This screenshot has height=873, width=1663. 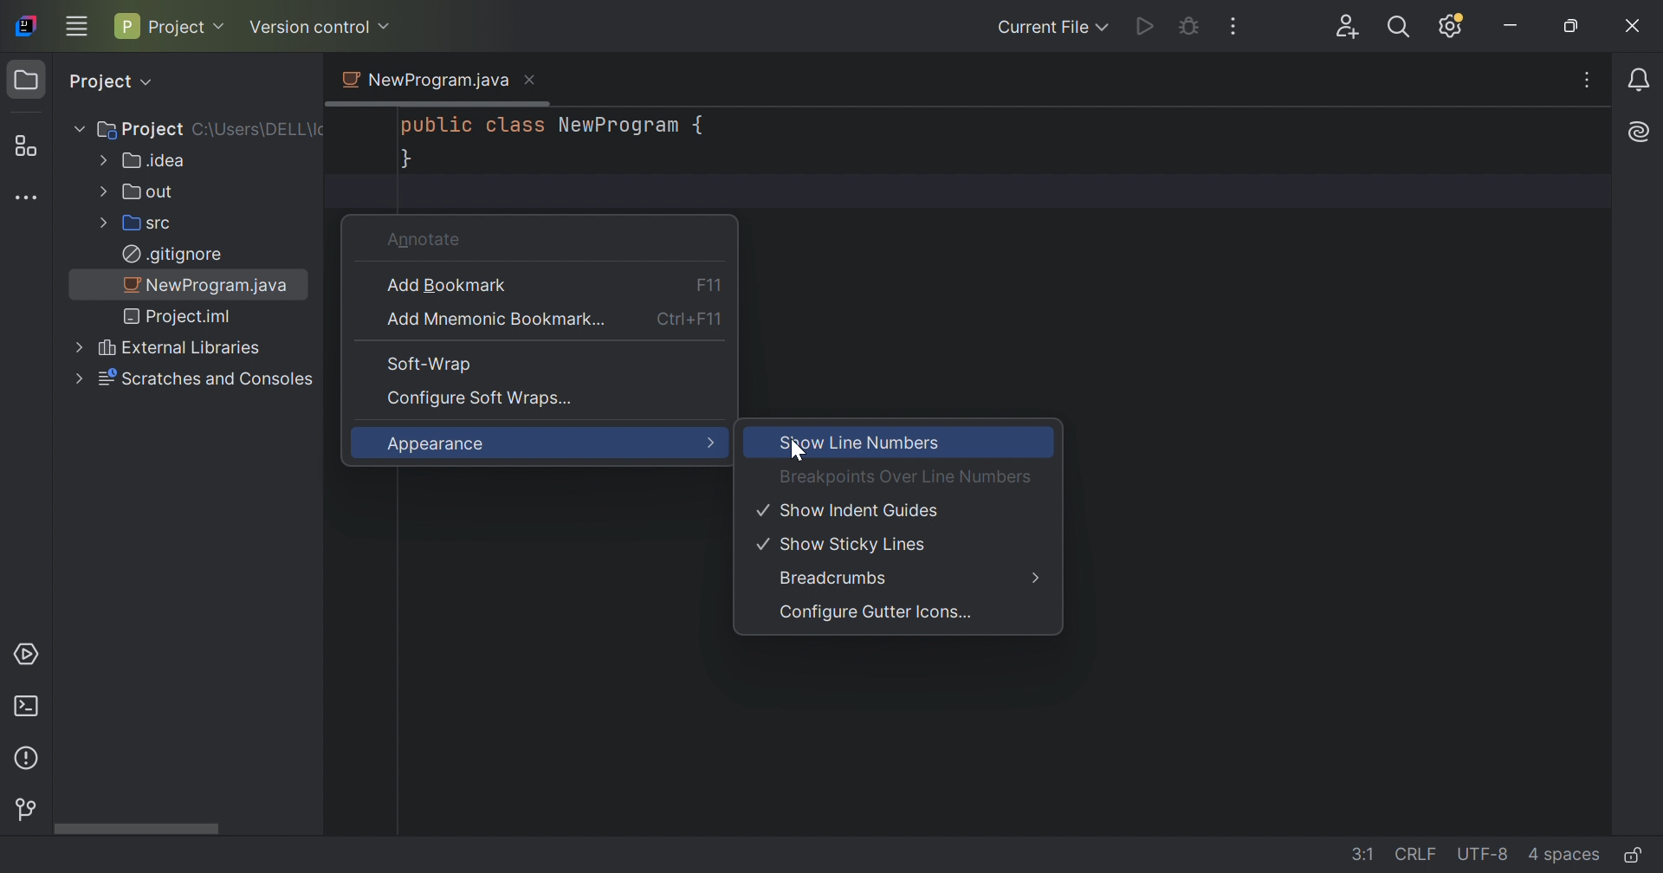 I want to click on Notifications, so click(x=1639, y=81).